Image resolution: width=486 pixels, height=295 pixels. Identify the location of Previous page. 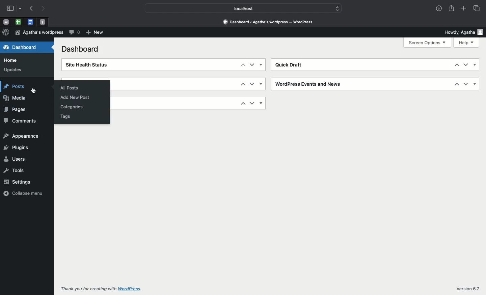
(31, 9).